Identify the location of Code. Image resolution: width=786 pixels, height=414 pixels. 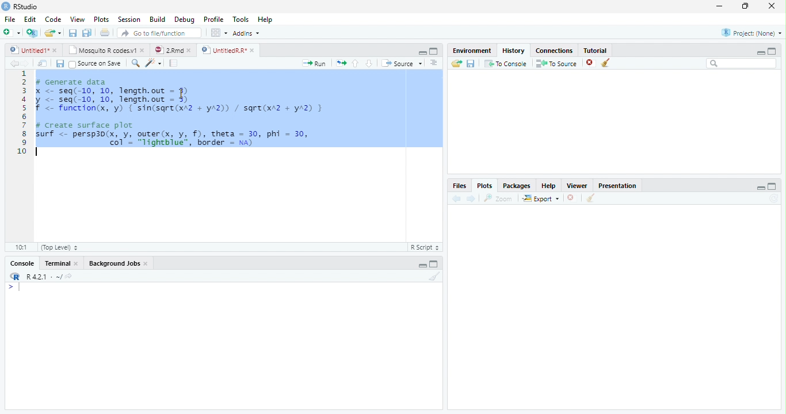
(52, 19).